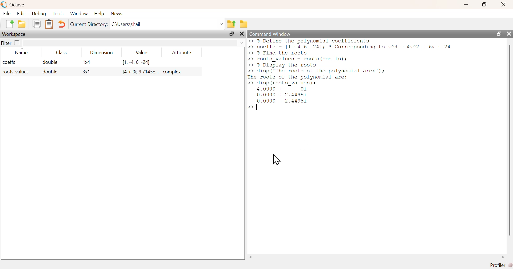 The image size is (513, 269). Describe the element at coordinates (40, 14) in the screenshot. I see `Debug` at that location.